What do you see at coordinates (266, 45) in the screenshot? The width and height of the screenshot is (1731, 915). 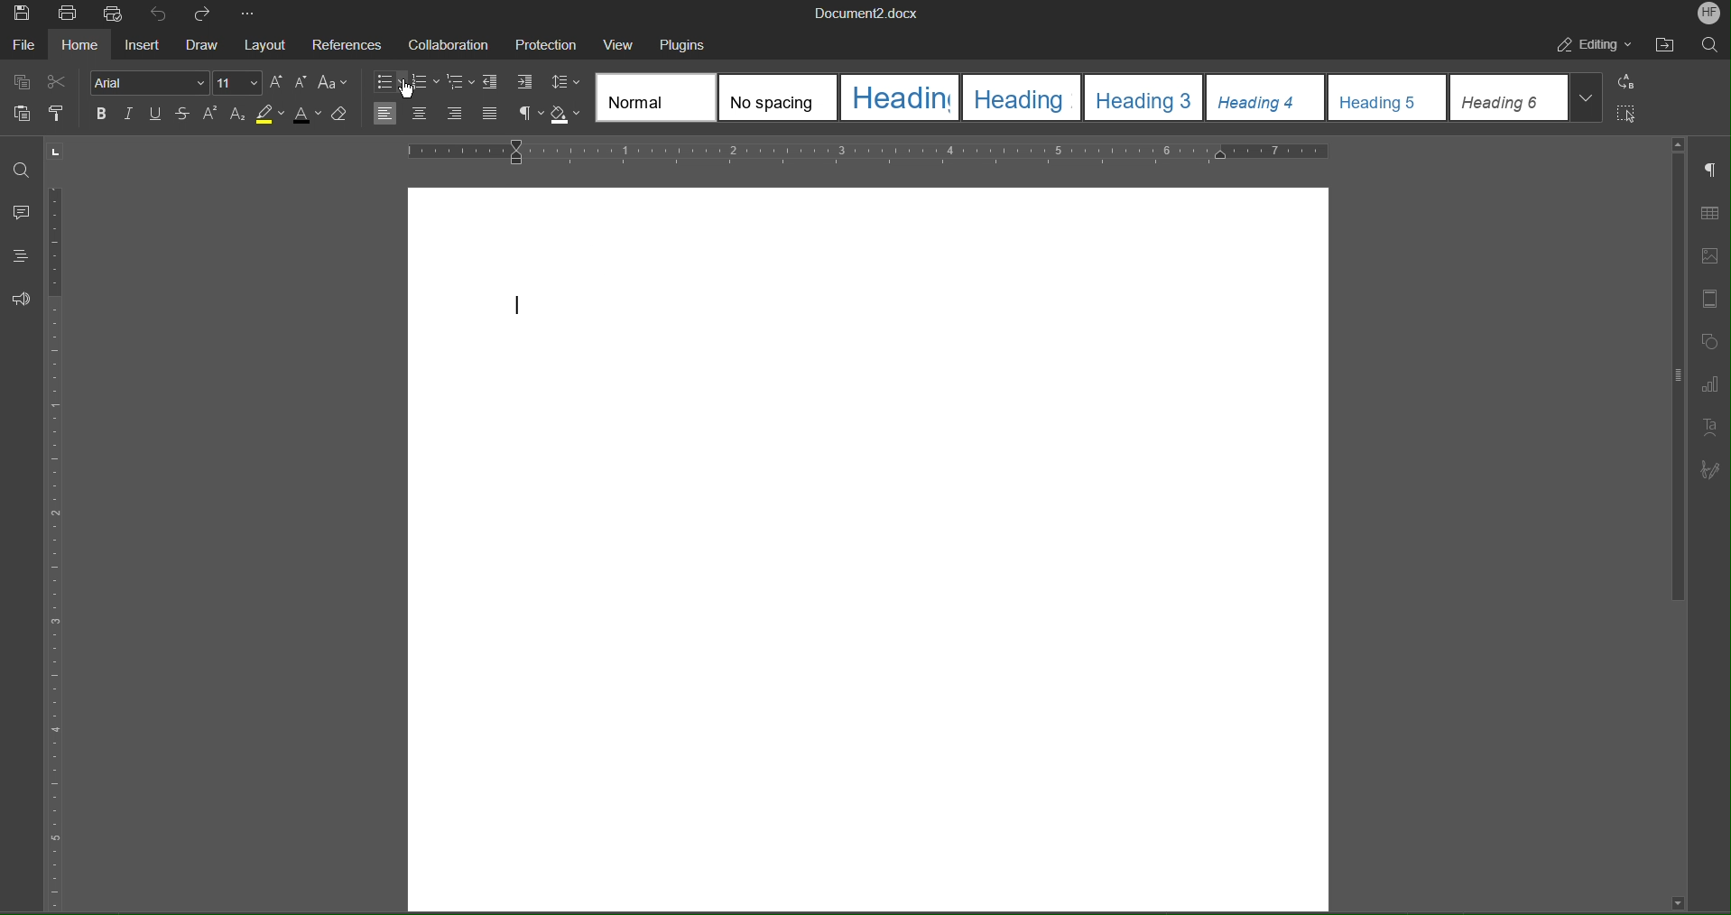 I see `Layout` at bounding box center [266, 45].